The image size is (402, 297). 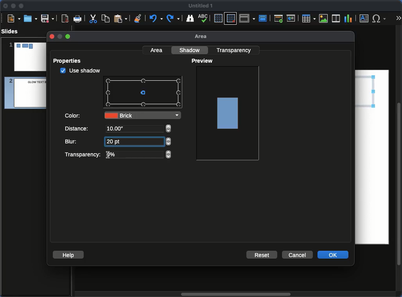 I want to click on Area, so click(x=157, y=50).